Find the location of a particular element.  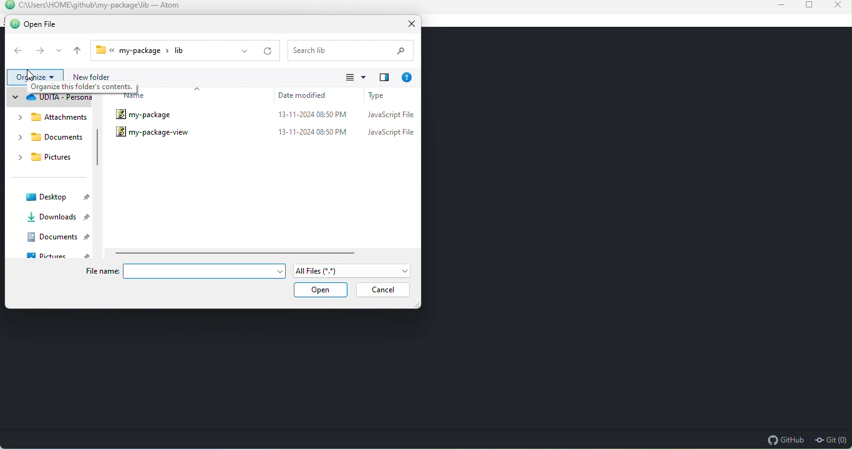

close is located at coordinates (836, 7).